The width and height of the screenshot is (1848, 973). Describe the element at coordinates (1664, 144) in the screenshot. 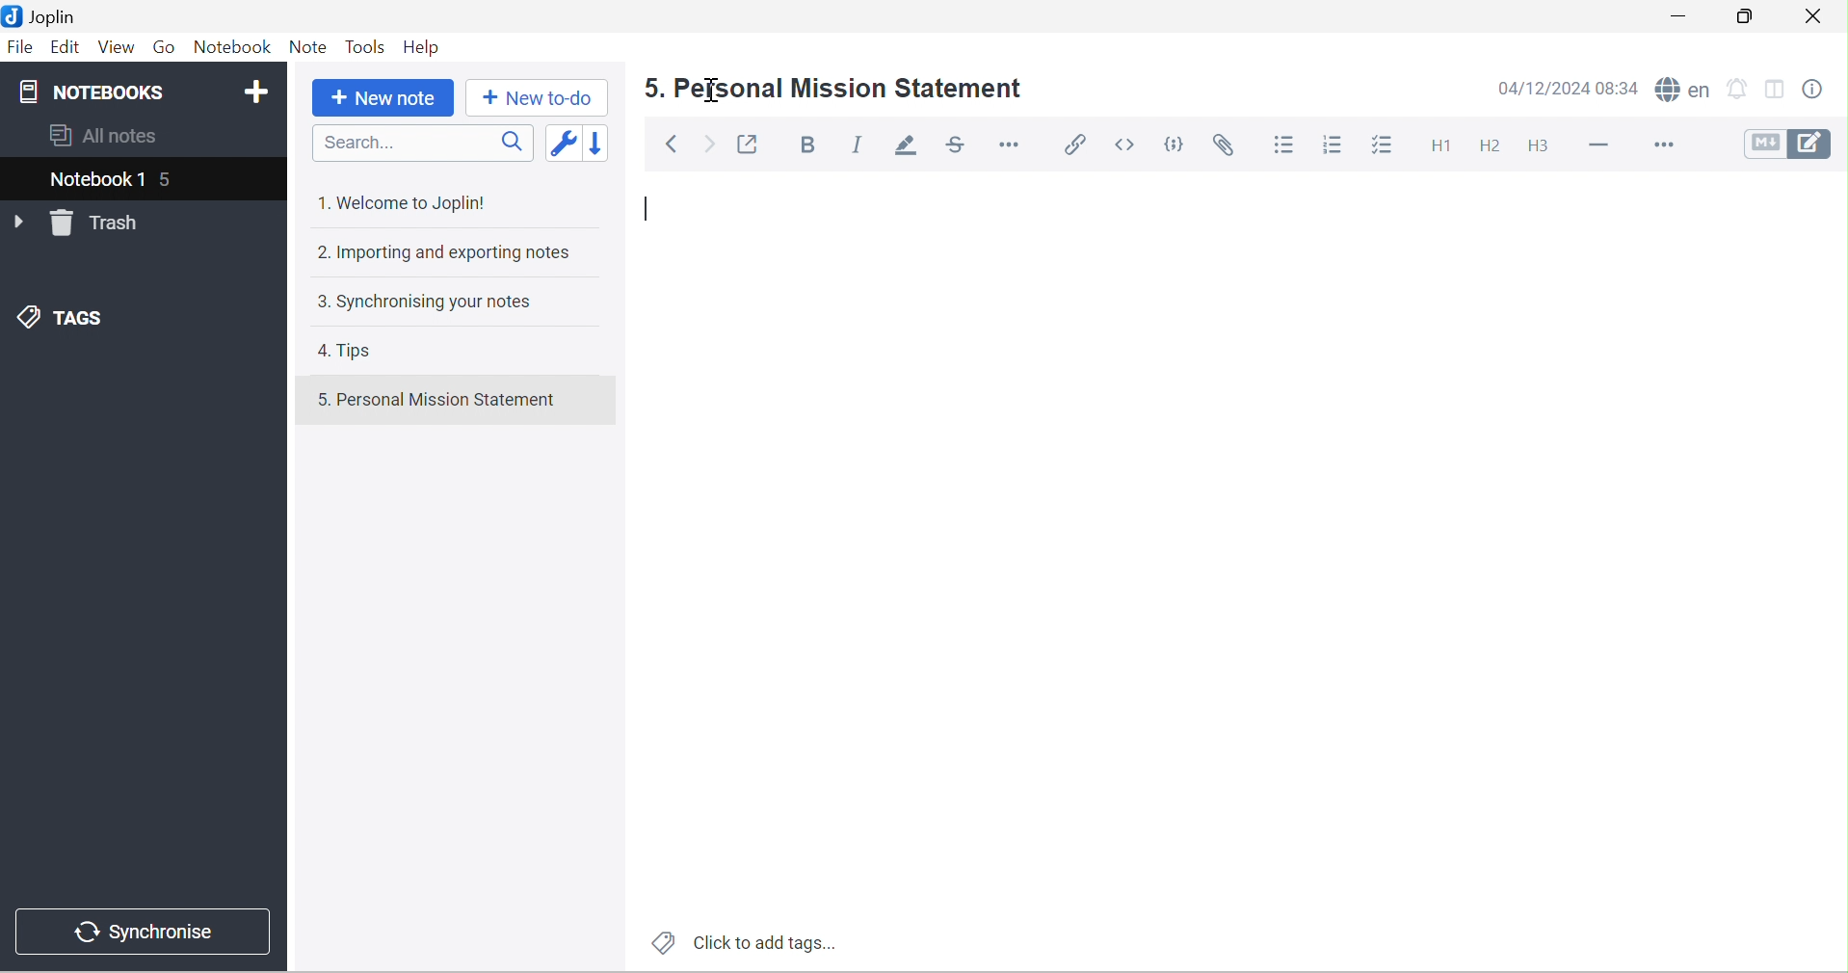

I see `More` at that location.